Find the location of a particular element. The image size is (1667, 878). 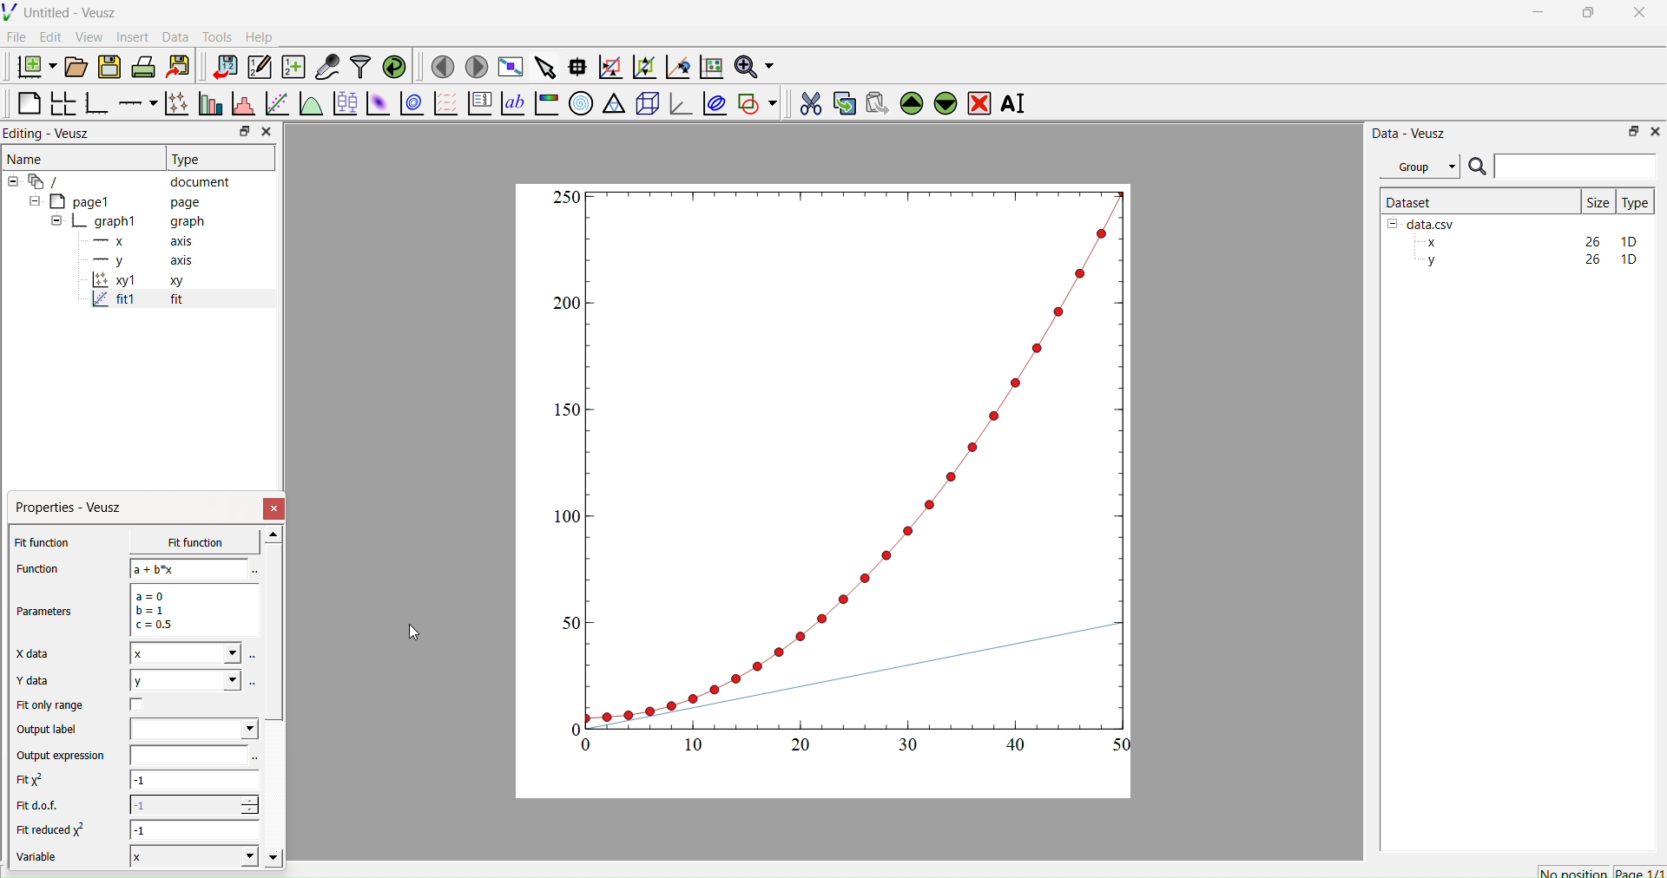

Select using dataset browser is located at coordinates (254, 659).